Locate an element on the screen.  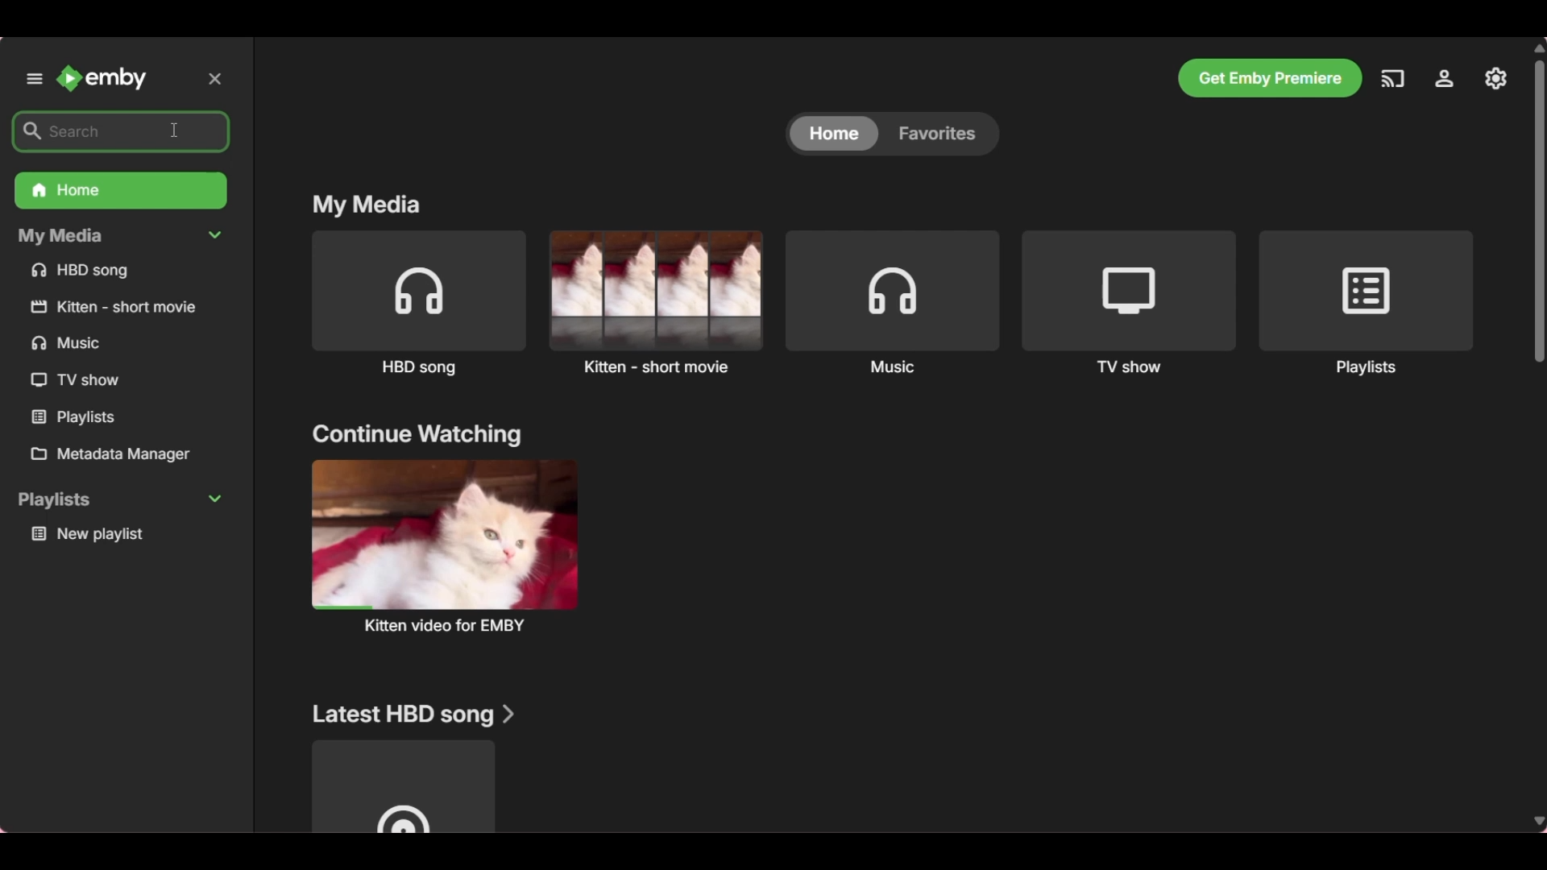
cursor is located at coordinates (176, 126).